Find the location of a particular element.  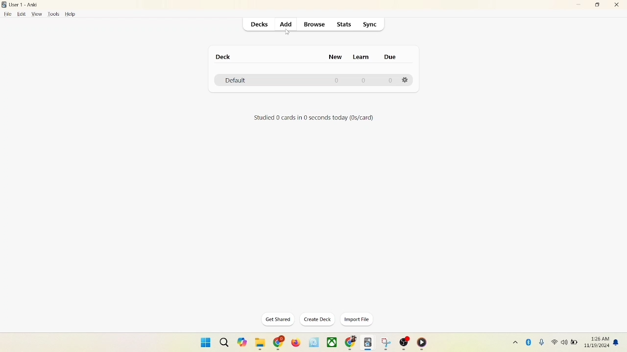

microphone is located at coordinates (540, 341).